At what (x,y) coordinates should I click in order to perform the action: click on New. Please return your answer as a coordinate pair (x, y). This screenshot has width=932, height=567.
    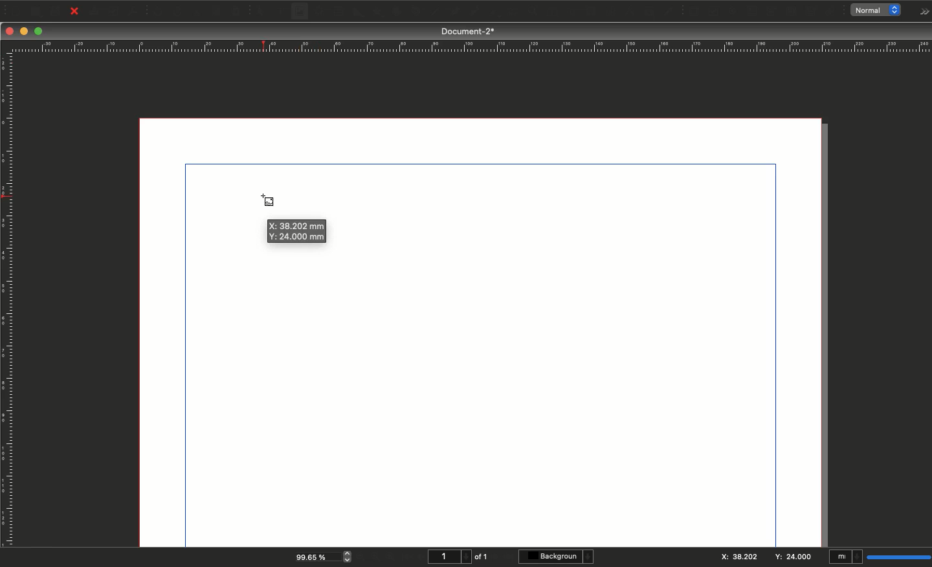
    Looking at the image, I should click on (14, 10).